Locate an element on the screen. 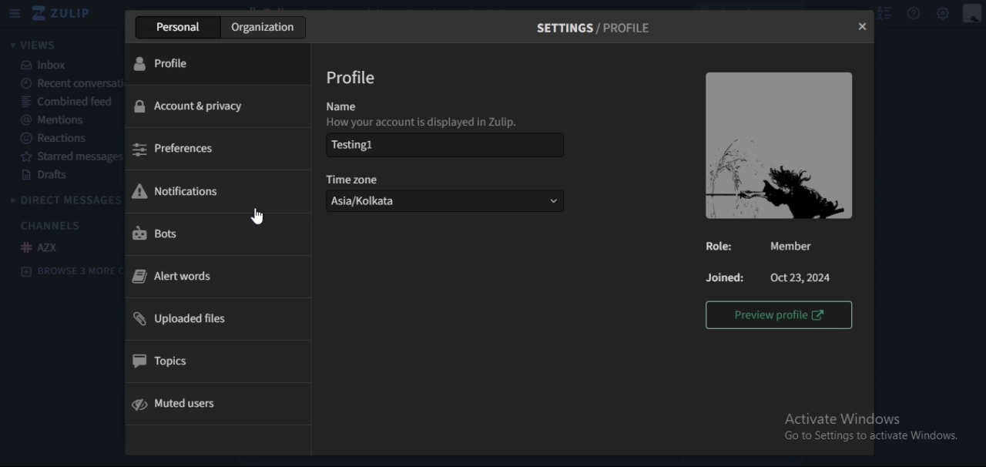  channels is located at coordinates (48, 222).